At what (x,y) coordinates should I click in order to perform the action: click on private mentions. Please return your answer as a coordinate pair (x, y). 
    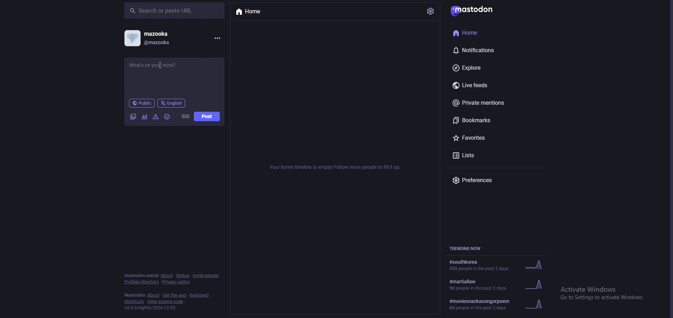
    Looking at the image, I should click on (489, 103).